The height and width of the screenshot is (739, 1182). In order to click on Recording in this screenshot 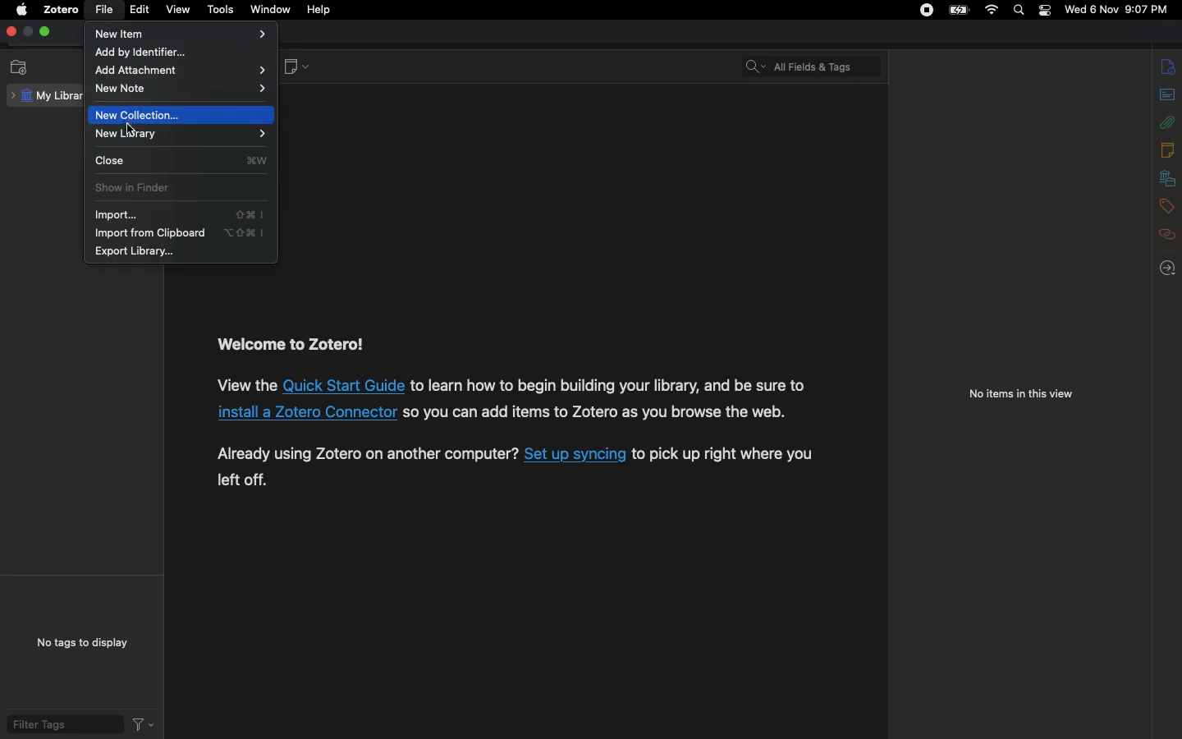, I will do `click(926, 11)`.